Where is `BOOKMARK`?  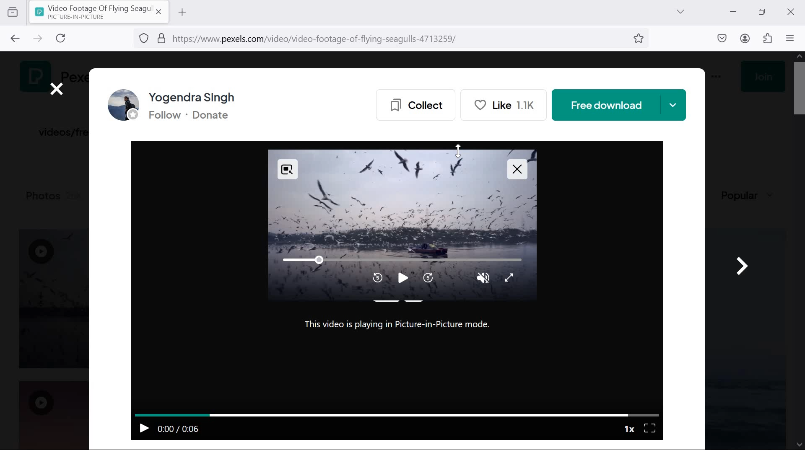
BOOKMARK is located at coordinates (639, 39).